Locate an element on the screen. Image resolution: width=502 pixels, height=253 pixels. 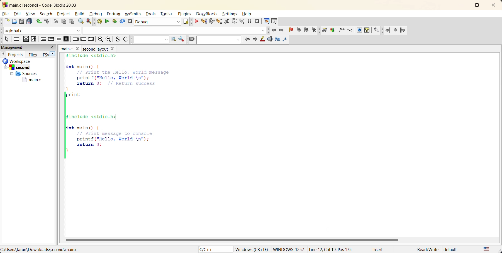
file name is located at coordinates (71, 48).